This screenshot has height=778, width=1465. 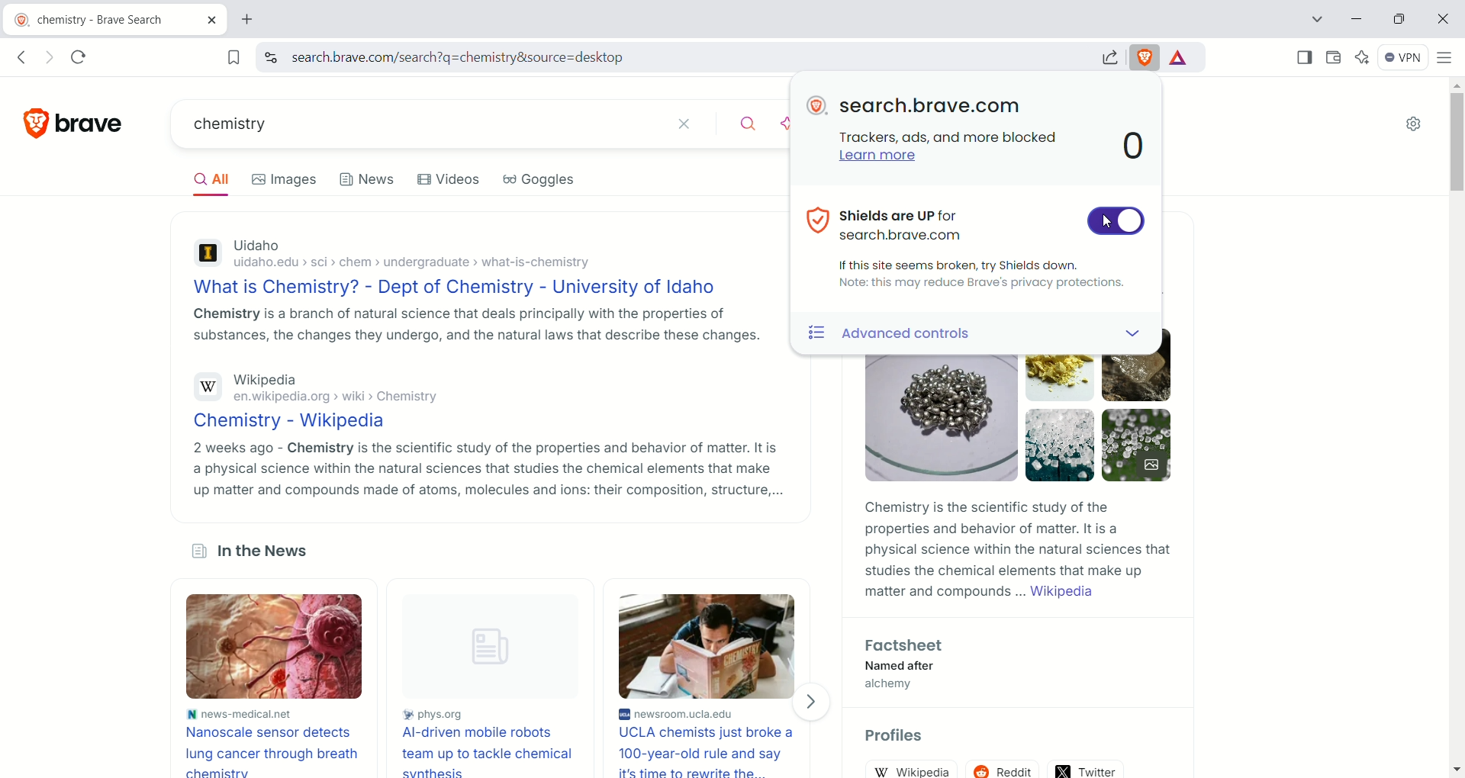 I want to click on reload, so click(x=84, y=56).